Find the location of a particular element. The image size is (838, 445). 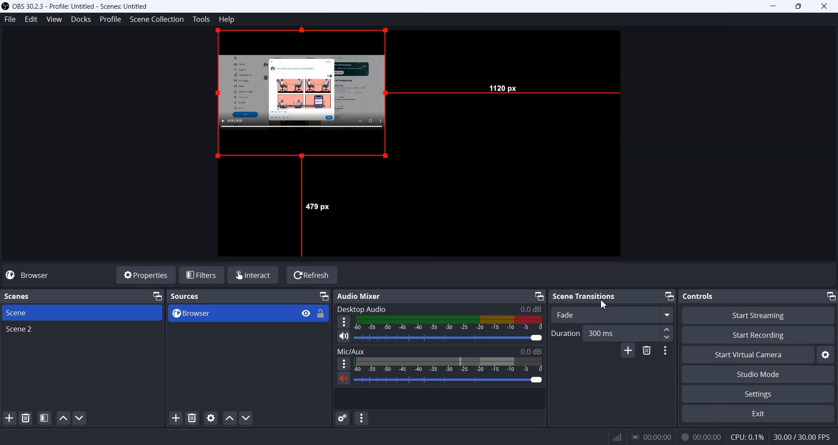

Lock is located at coordinates (323, 317).